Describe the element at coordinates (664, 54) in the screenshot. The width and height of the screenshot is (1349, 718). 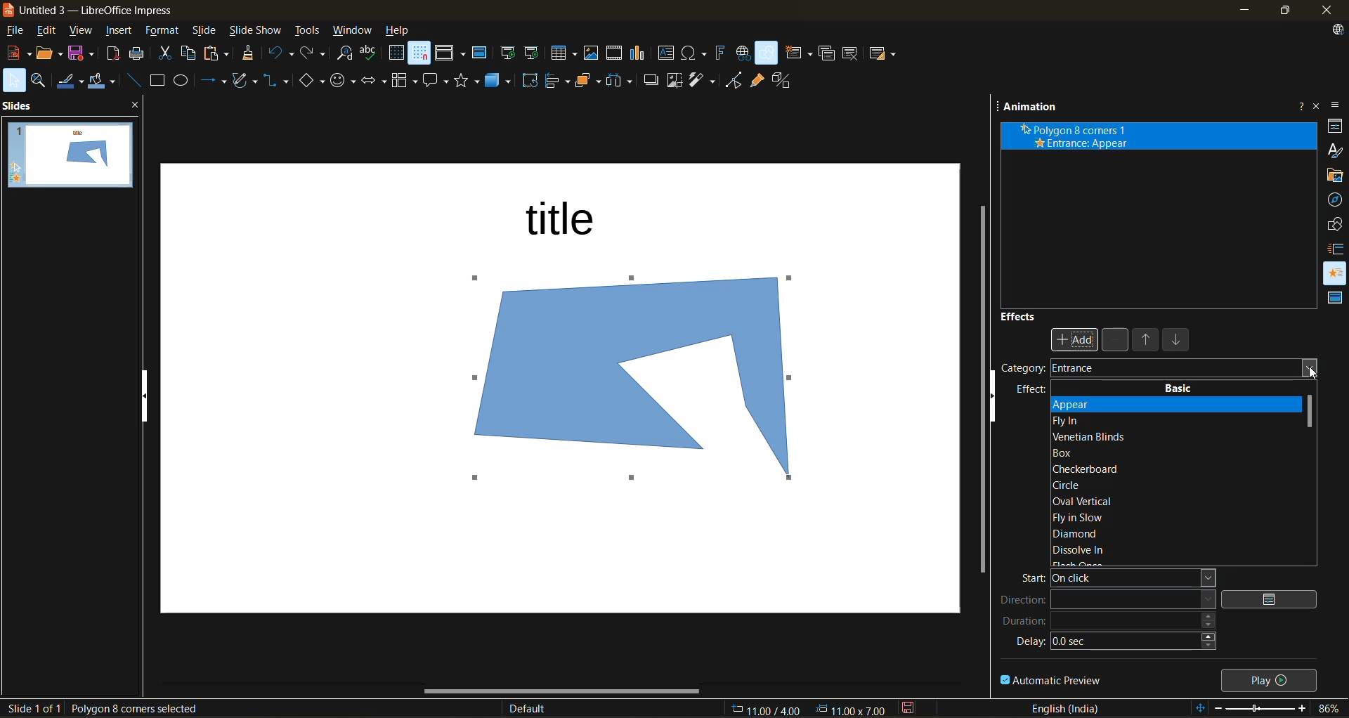
I see `insert textbox` at that location.